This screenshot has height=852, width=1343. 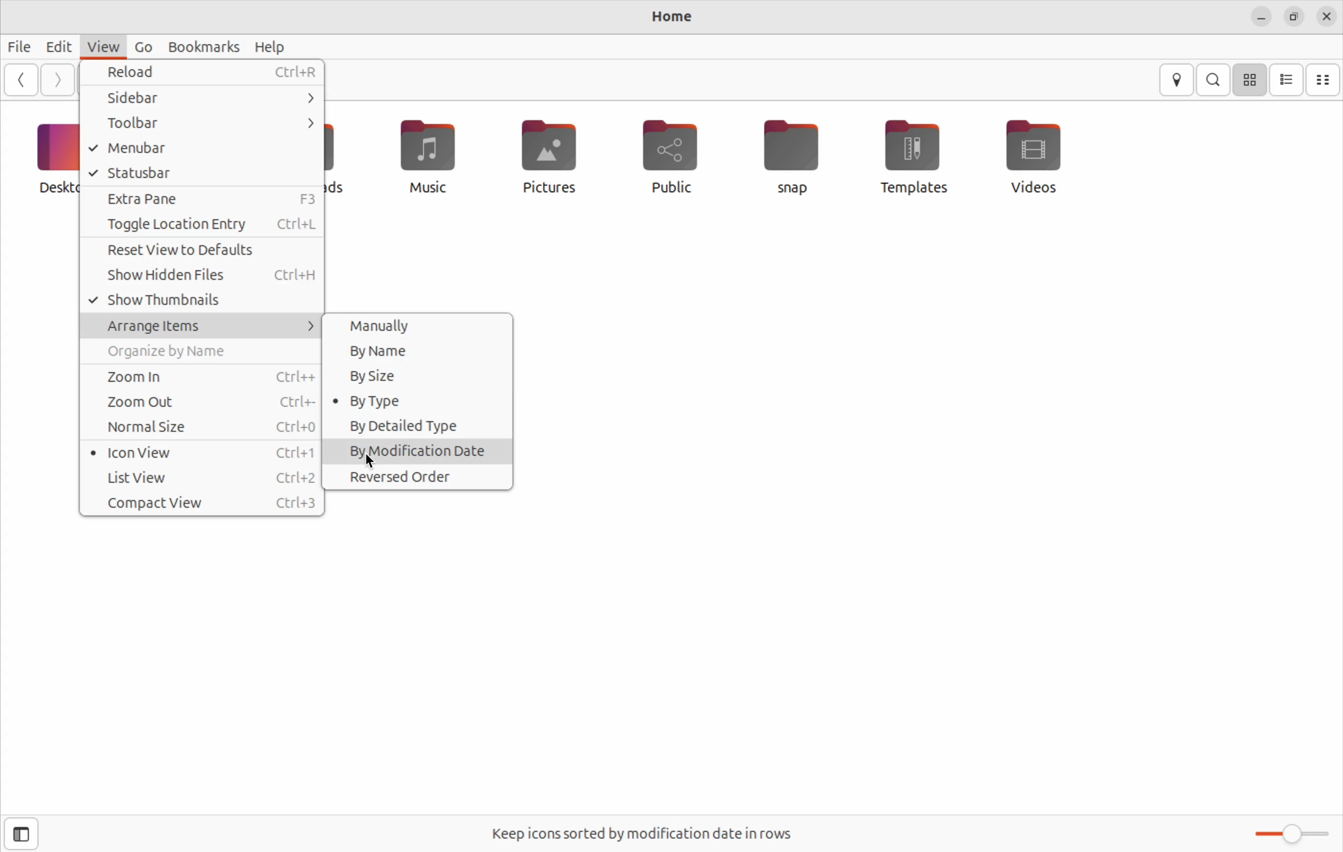 What do you see at coordinates (1216, 80) in the screenshot?
I see `search` at bounding box center [1216, 80].